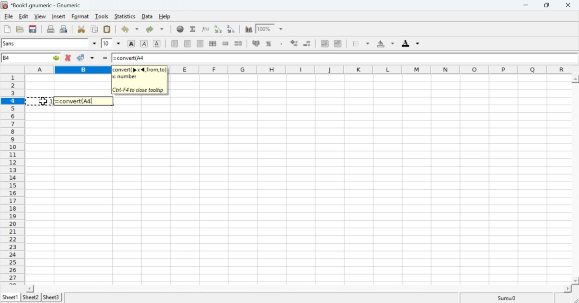 Image resolution: width=579 pixels, height=303 pixels. I want to click on Format the selection as percentage., so click(270, 44).